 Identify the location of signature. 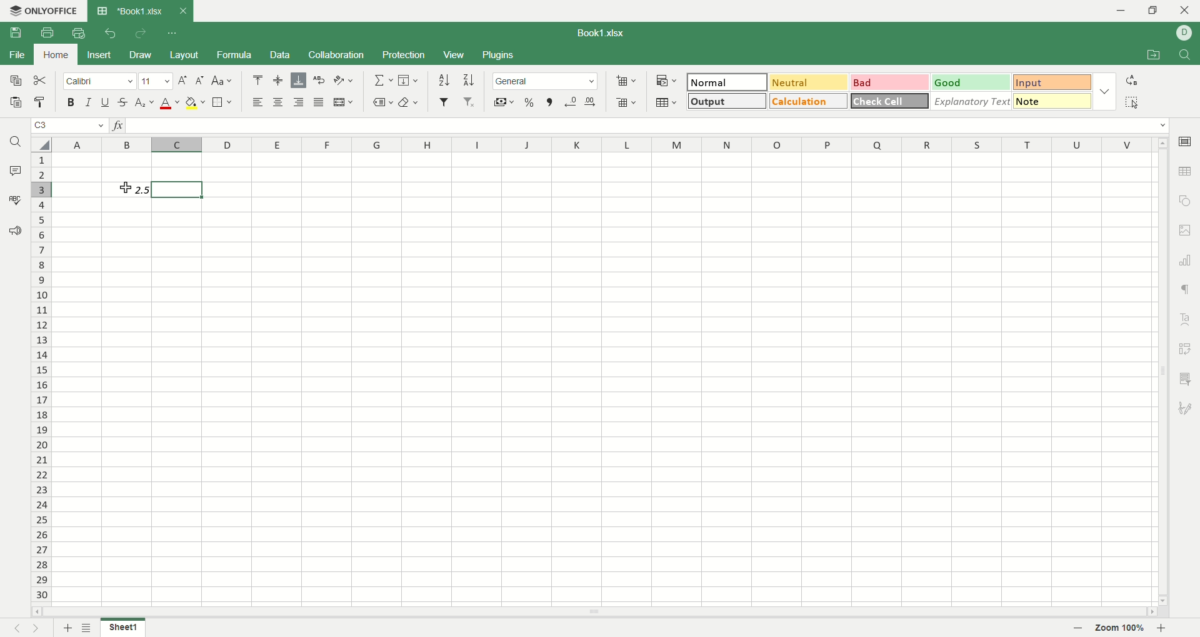
(1187, 406).